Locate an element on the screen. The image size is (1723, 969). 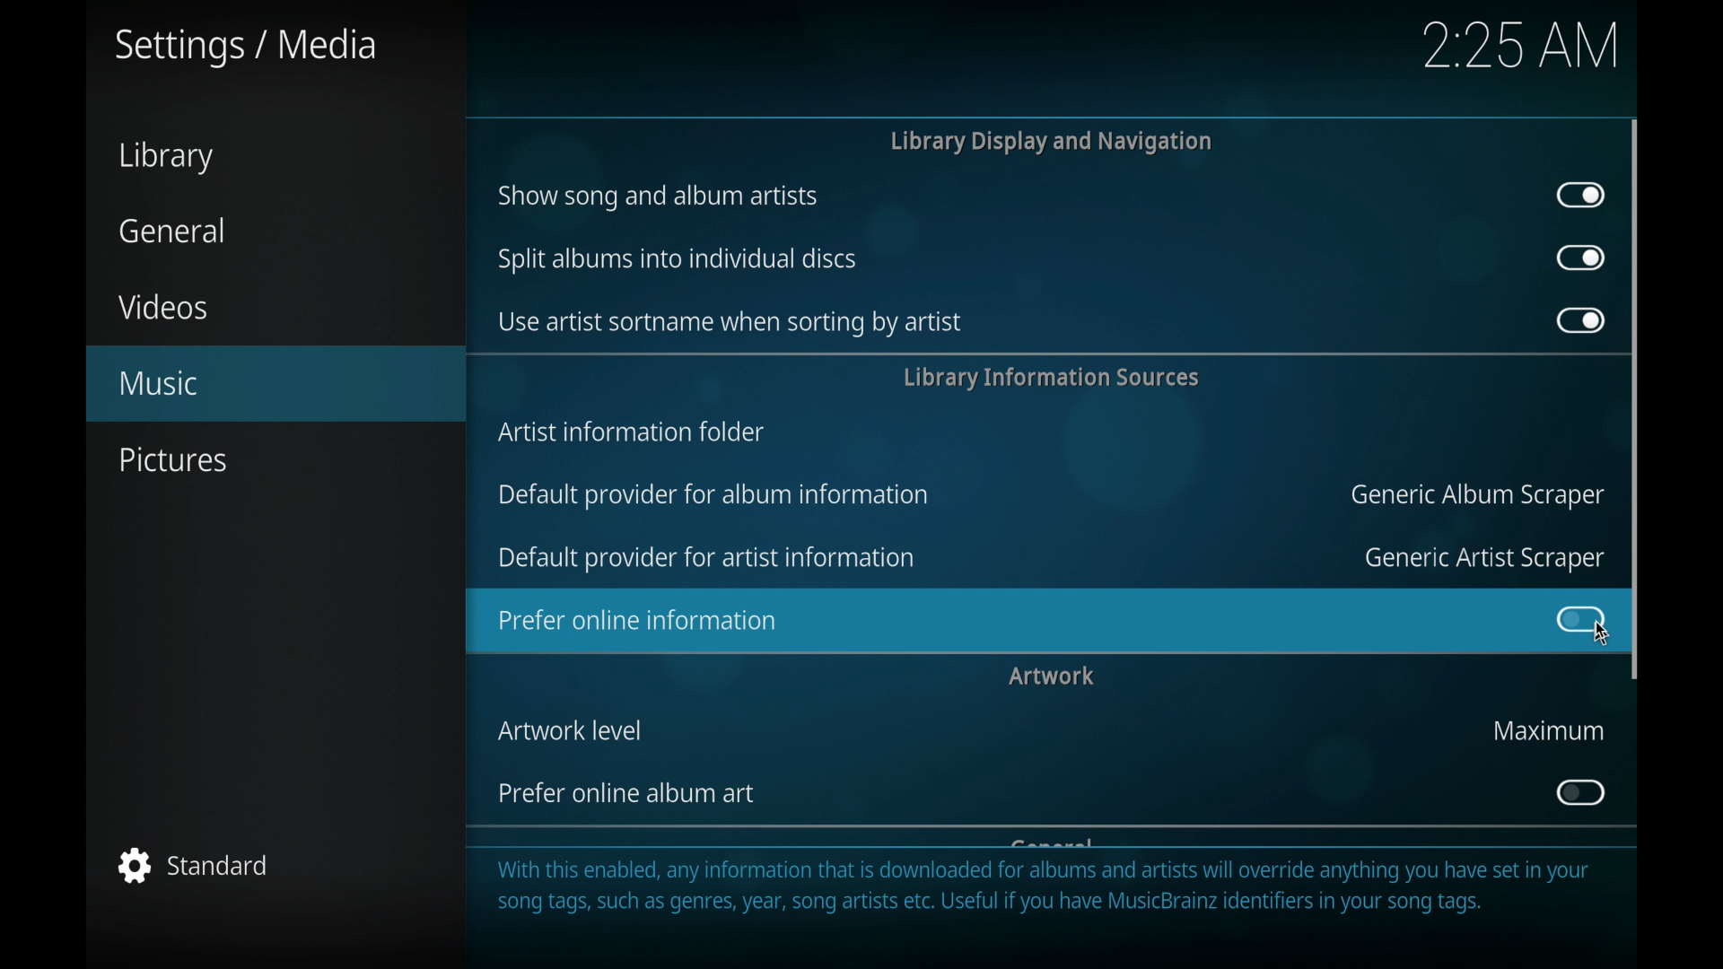
toggle button is located at coordinates (1576, 618).